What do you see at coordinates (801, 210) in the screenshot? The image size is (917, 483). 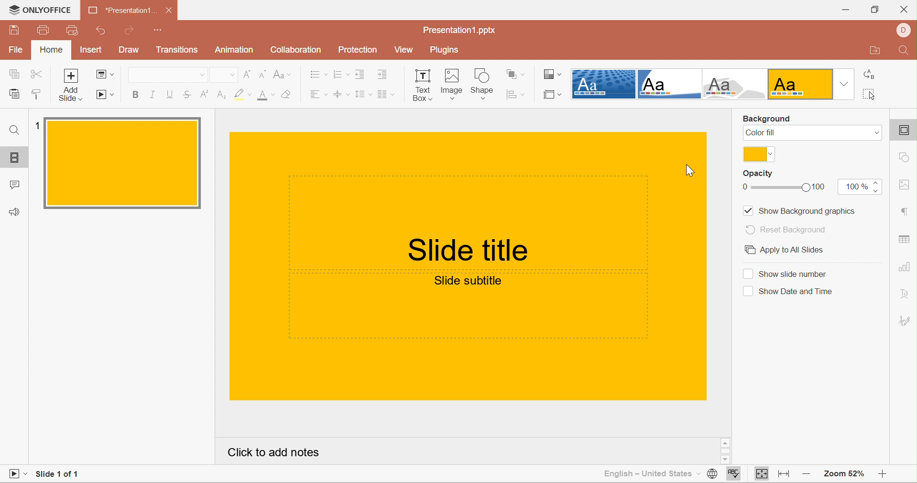 I see `Show background graphics` at bounding box center [801, 210].